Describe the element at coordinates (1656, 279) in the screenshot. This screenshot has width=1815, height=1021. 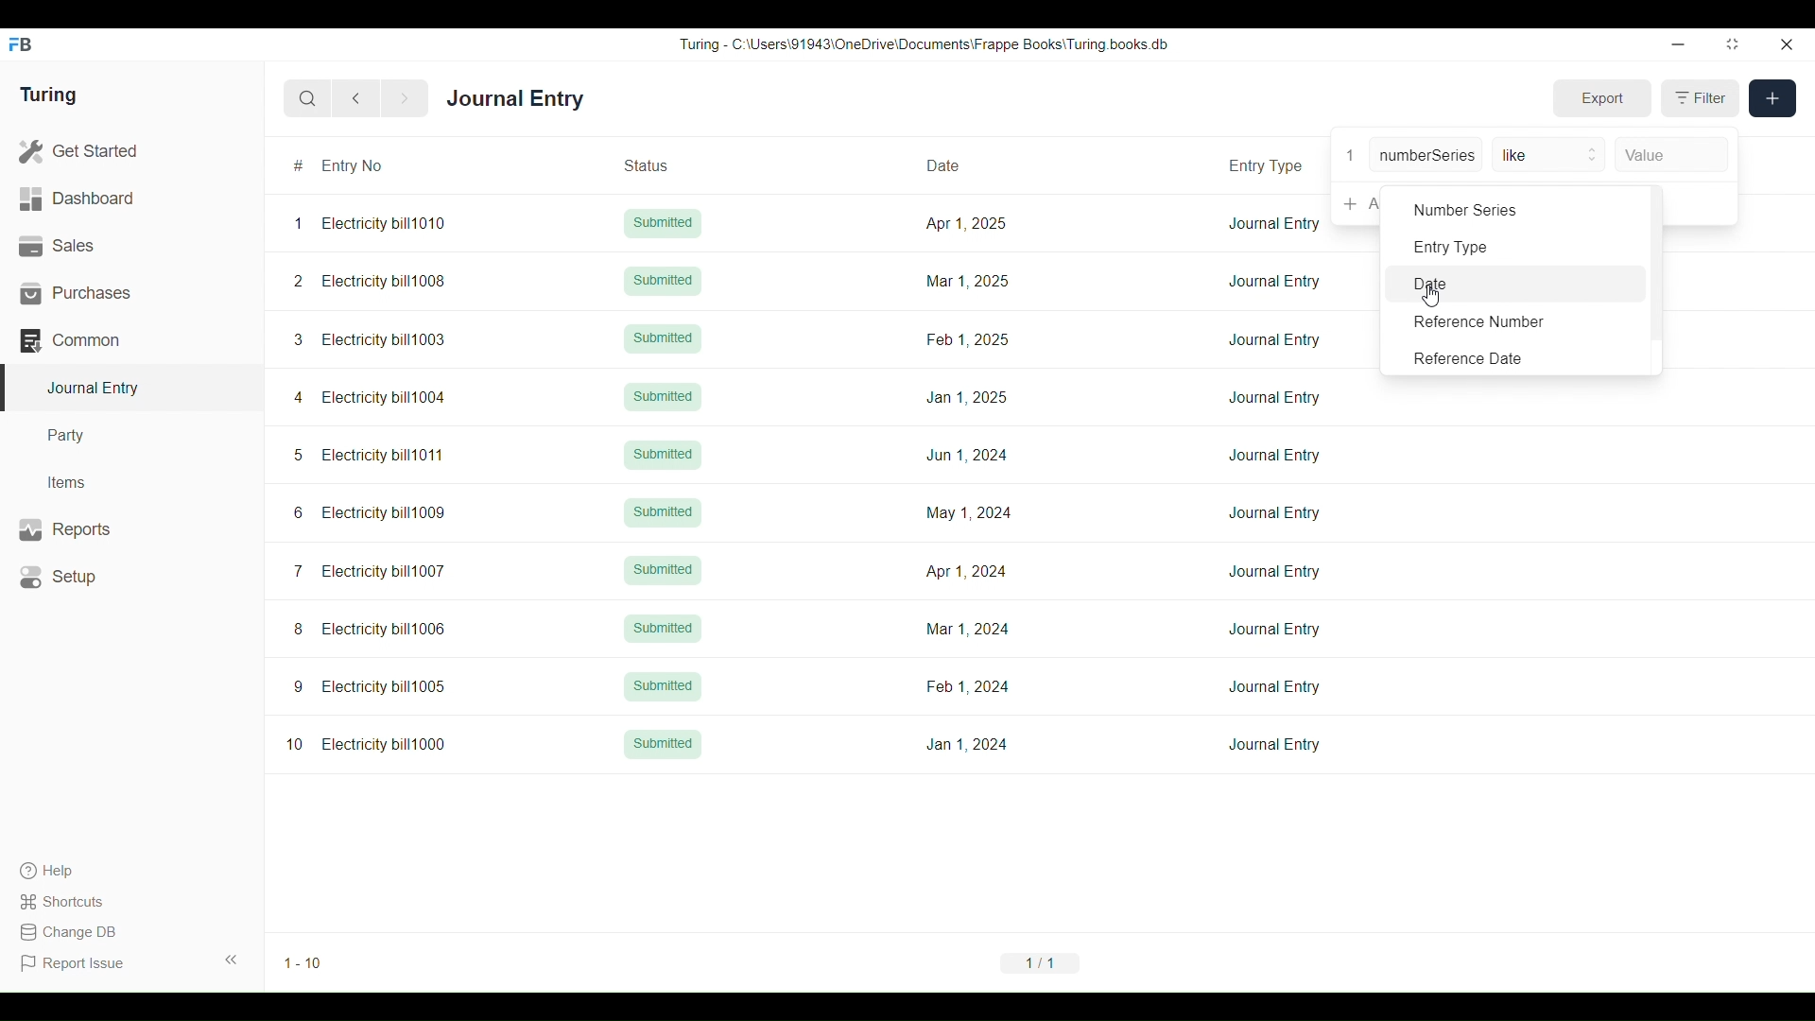
I see `Vertical slide bar` at that location.